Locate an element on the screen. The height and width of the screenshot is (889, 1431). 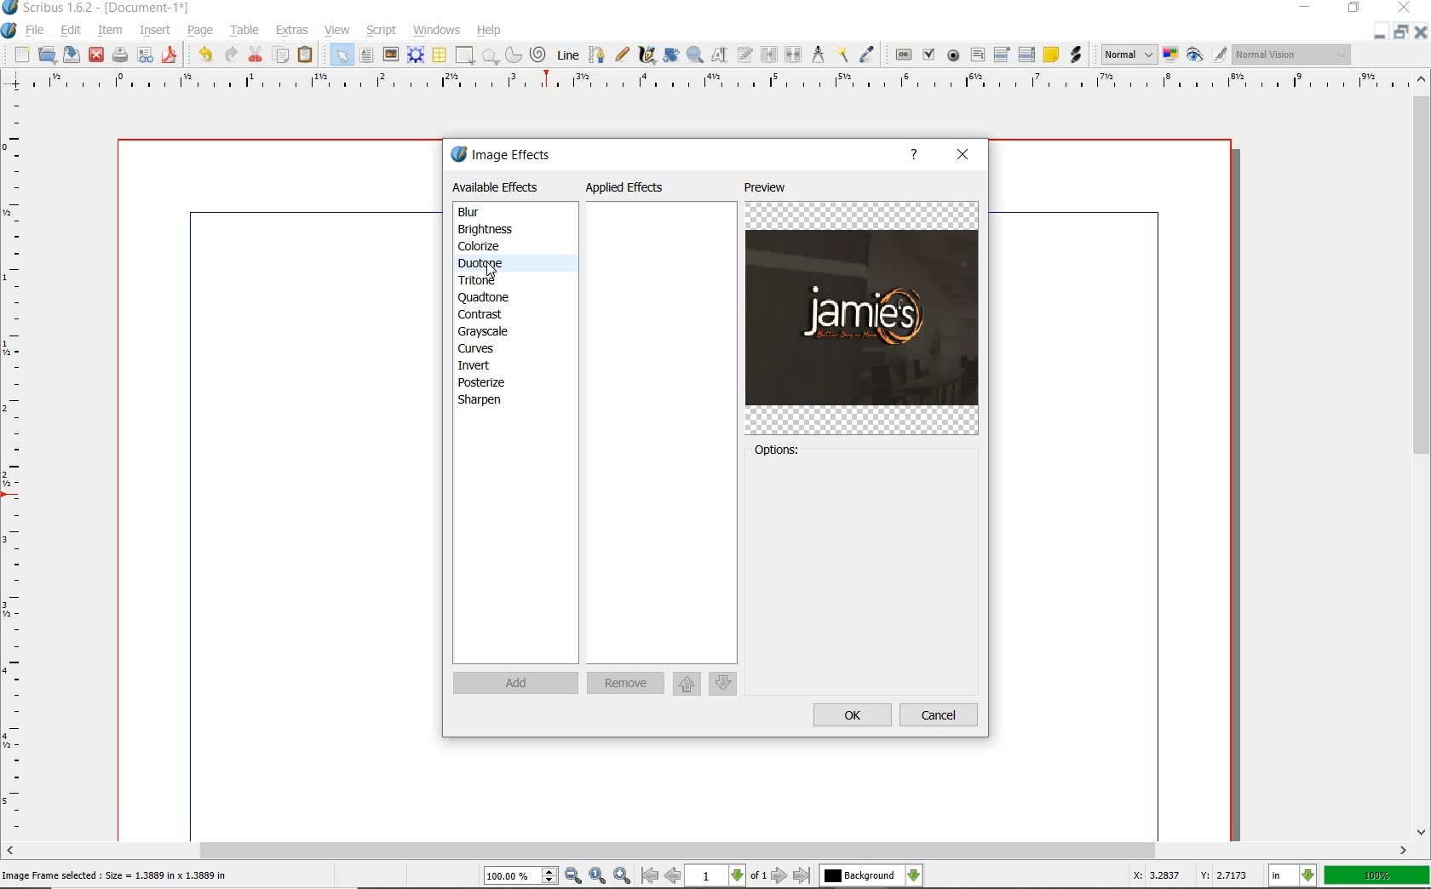
move up/down is located at coordinates (704, 685).